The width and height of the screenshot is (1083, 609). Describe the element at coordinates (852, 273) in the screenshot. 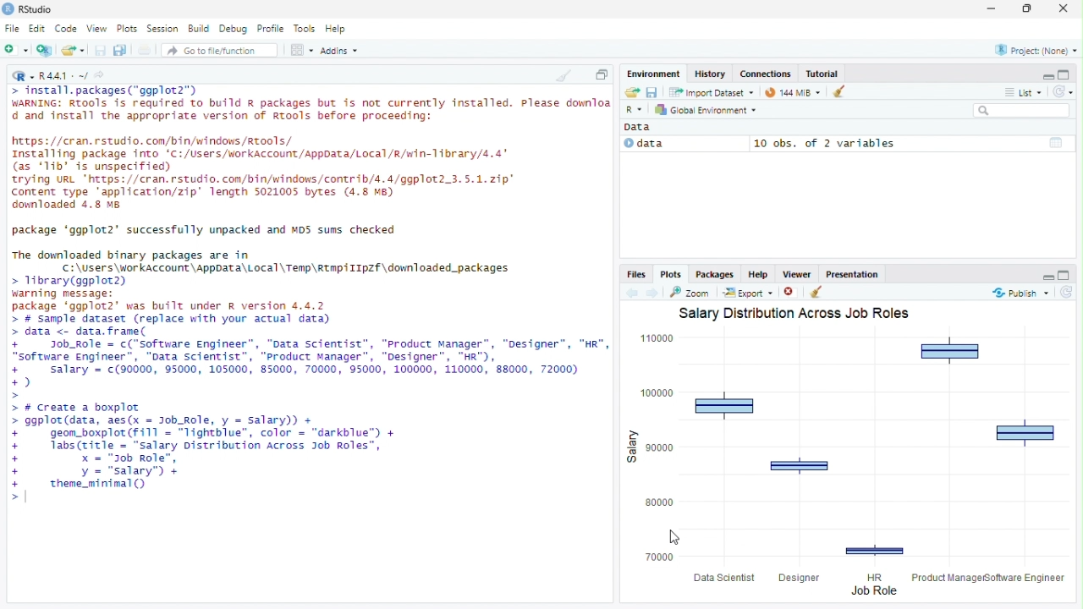

I see `Presentation` at that location.